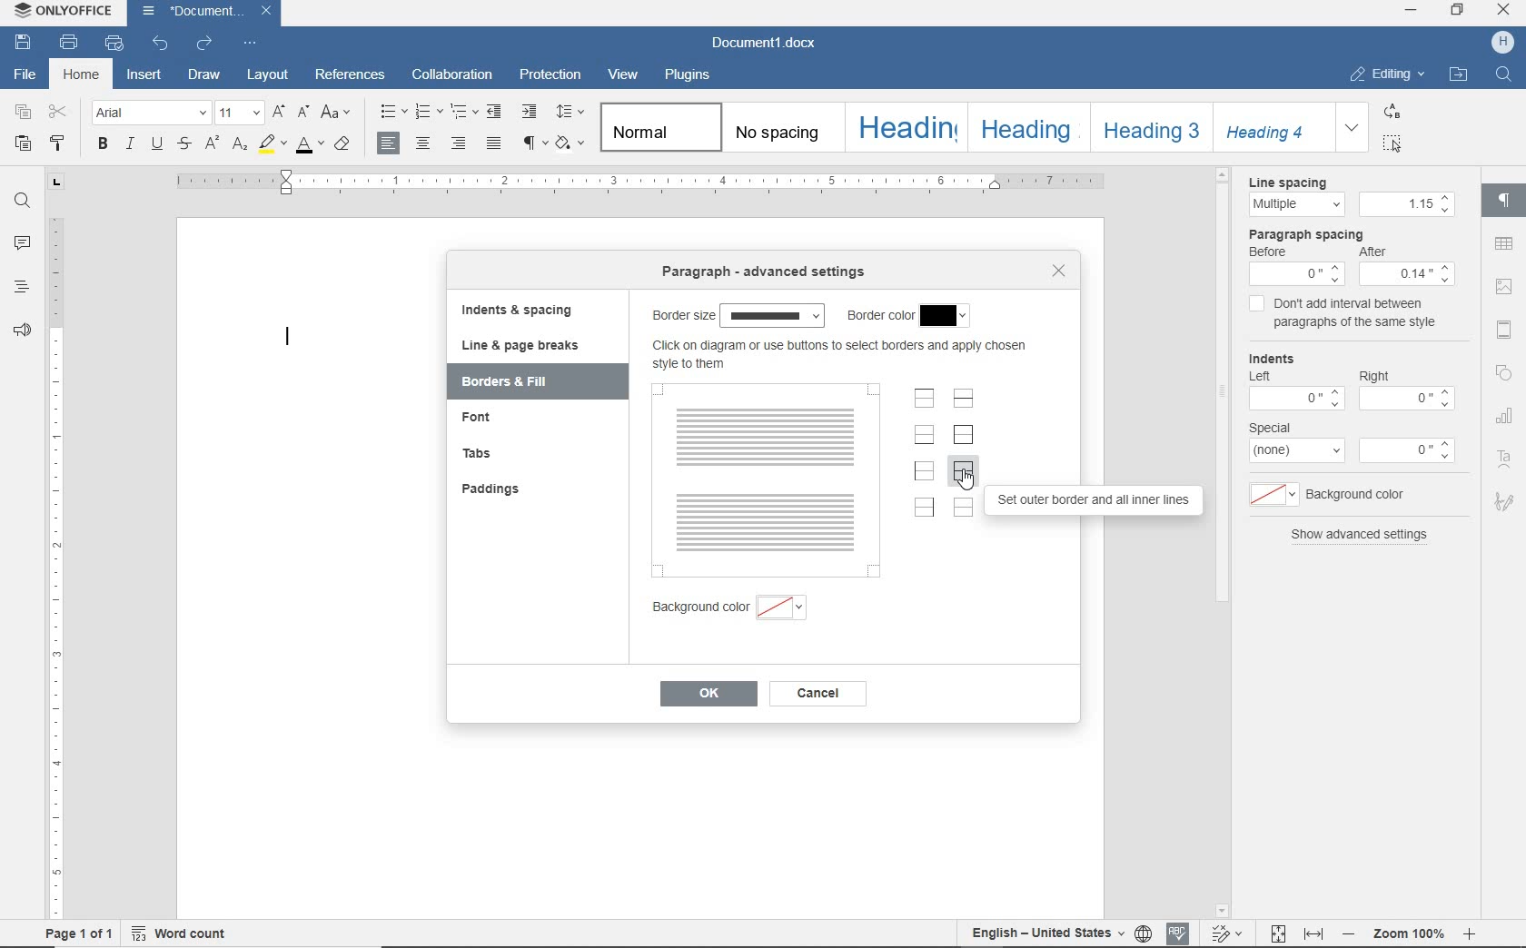 This screenshot has width=1526, height=948. What do you see at coordinates (924, 400) in the screenshot?
I see `set top border only` at bounding box center [924, 400].